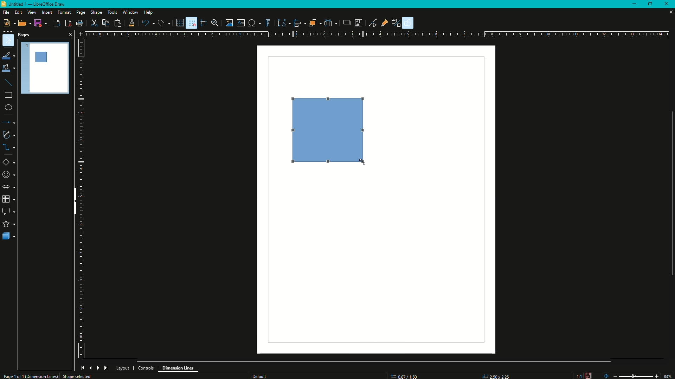  I want to click on Tools, so click(112, 12).